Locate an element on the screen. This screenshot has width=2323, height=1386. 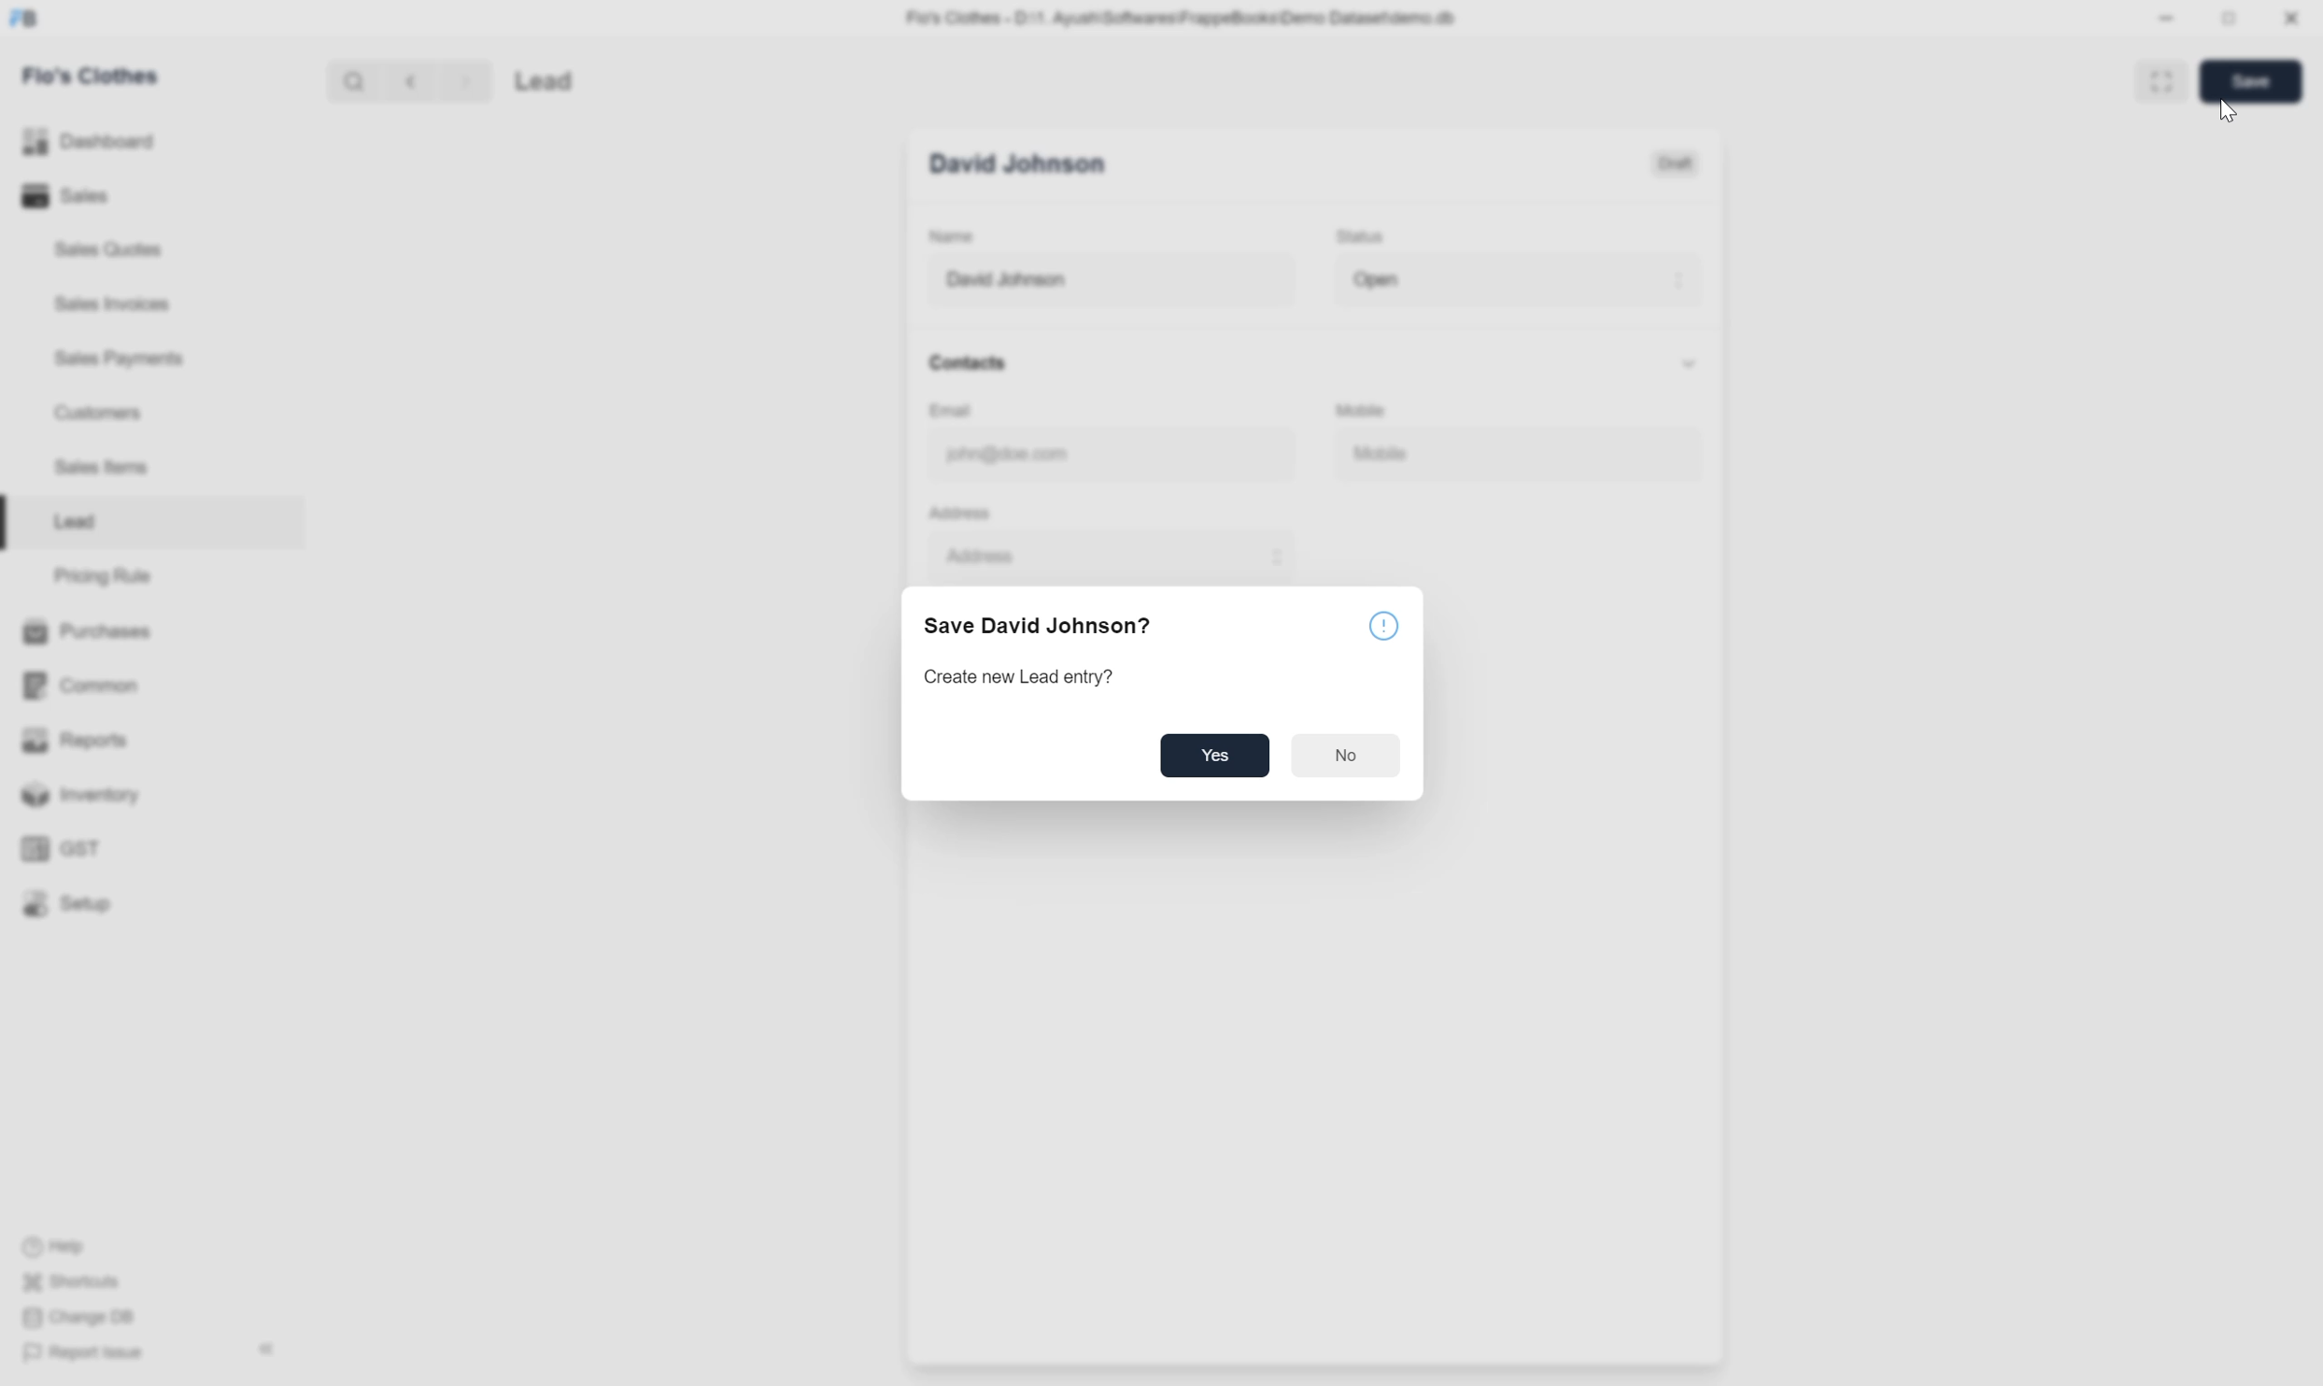
Flo's Clothes is located at coordinates (99, 77).